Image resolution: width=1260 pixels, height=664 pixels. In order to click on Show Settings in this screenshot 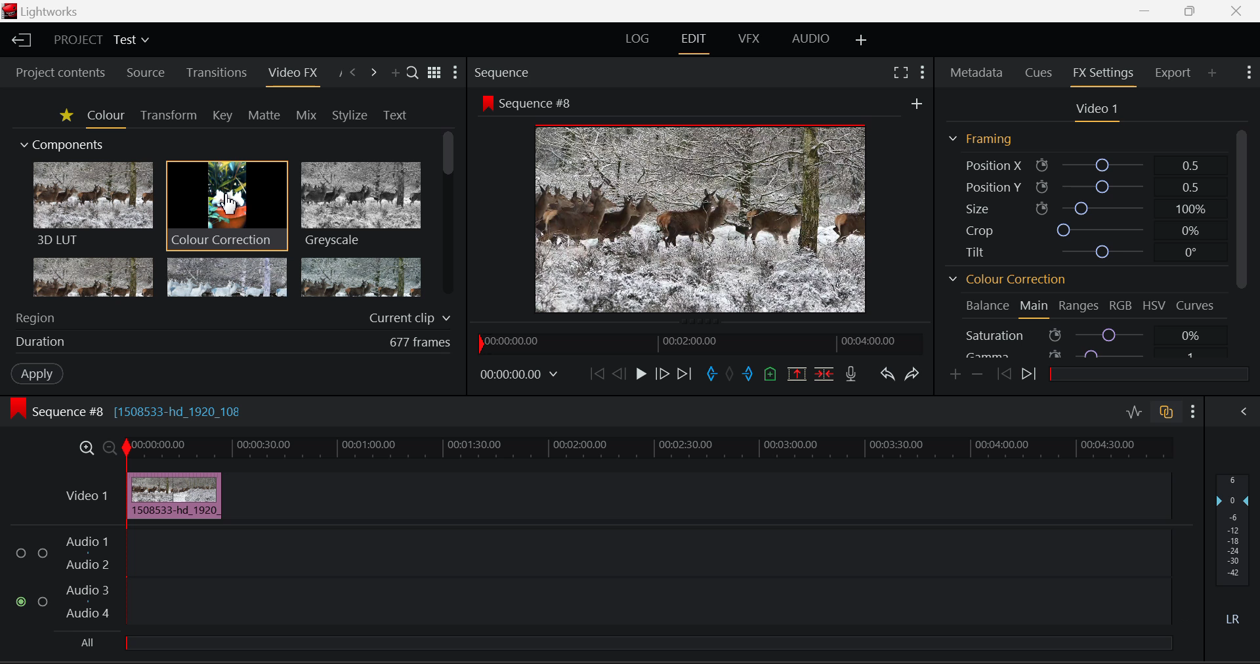, I will do `click(1193, 412)`.